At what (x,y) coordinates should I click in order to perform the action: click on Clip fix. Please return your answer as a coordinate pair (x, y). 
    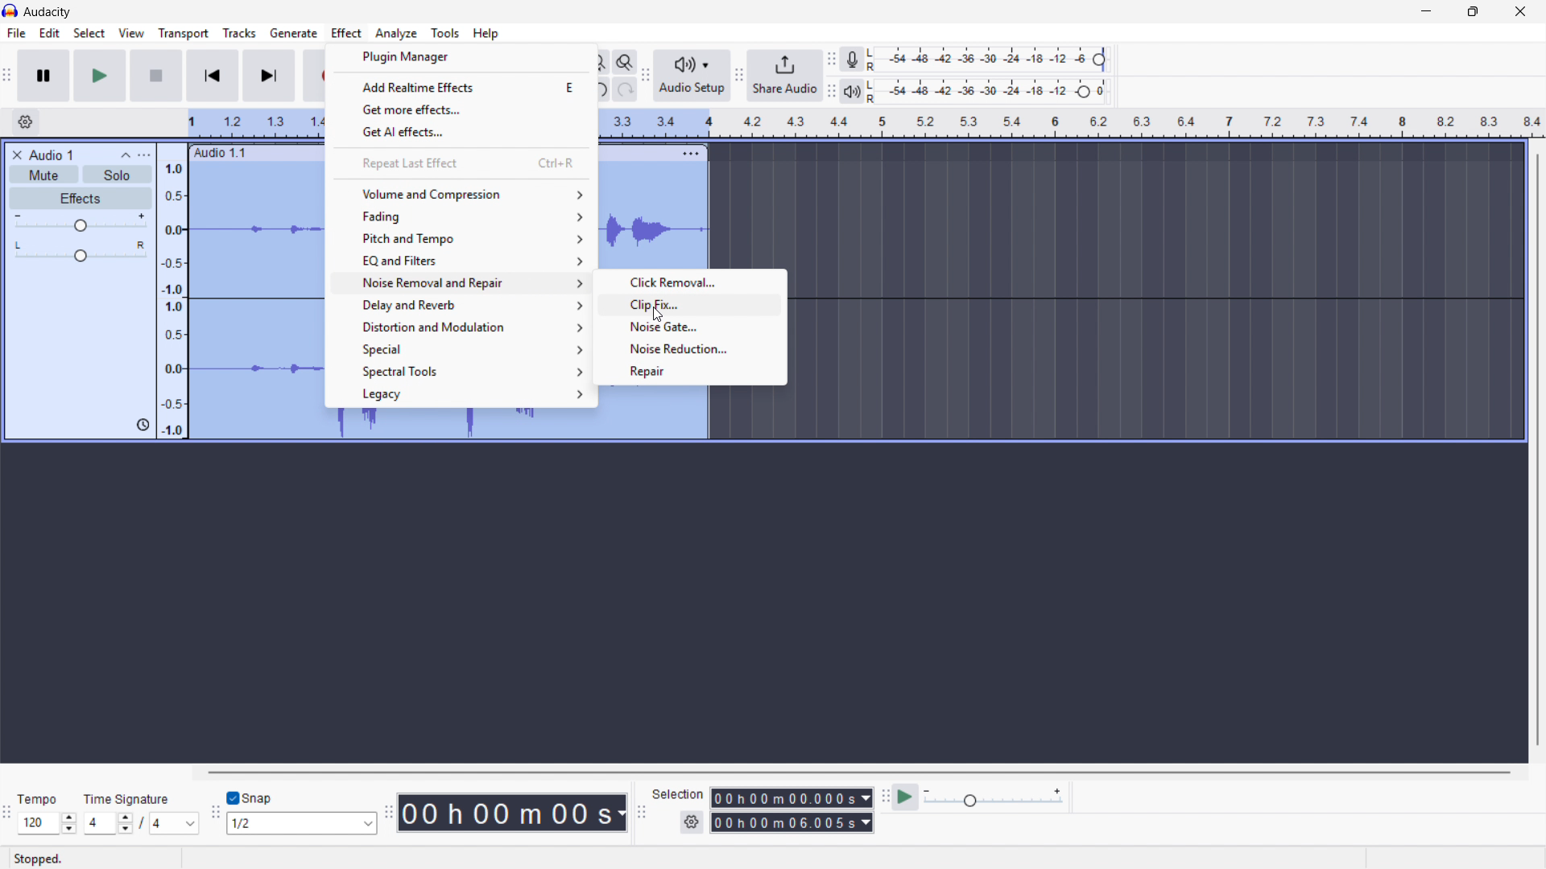
    Looking at the image, I should click on (688, 303).